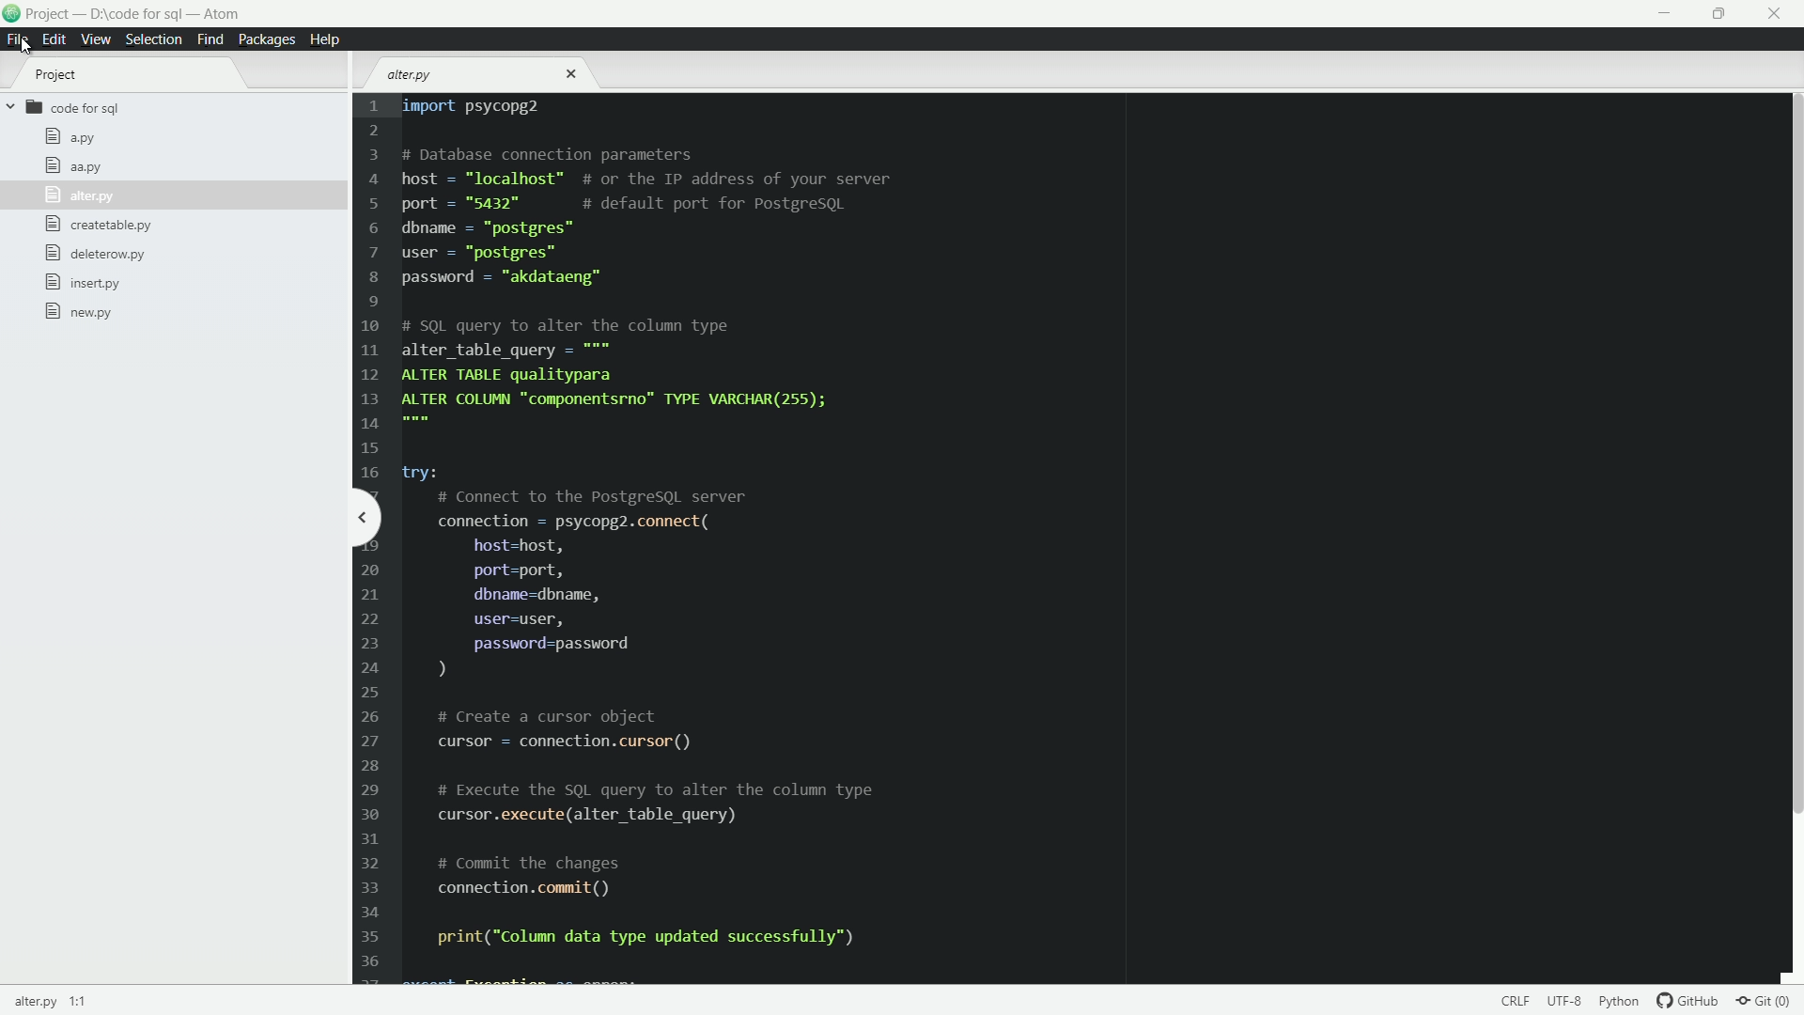 The width and height of the screenshot is (1804, 1015). I want to click on select encoding, so click(1513, 1000).